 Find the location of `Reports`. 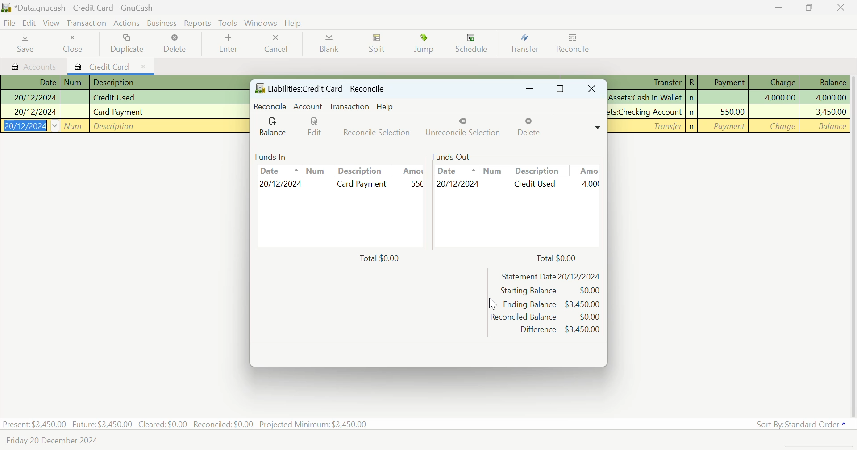

Reports is located at coordinates (198, 22).